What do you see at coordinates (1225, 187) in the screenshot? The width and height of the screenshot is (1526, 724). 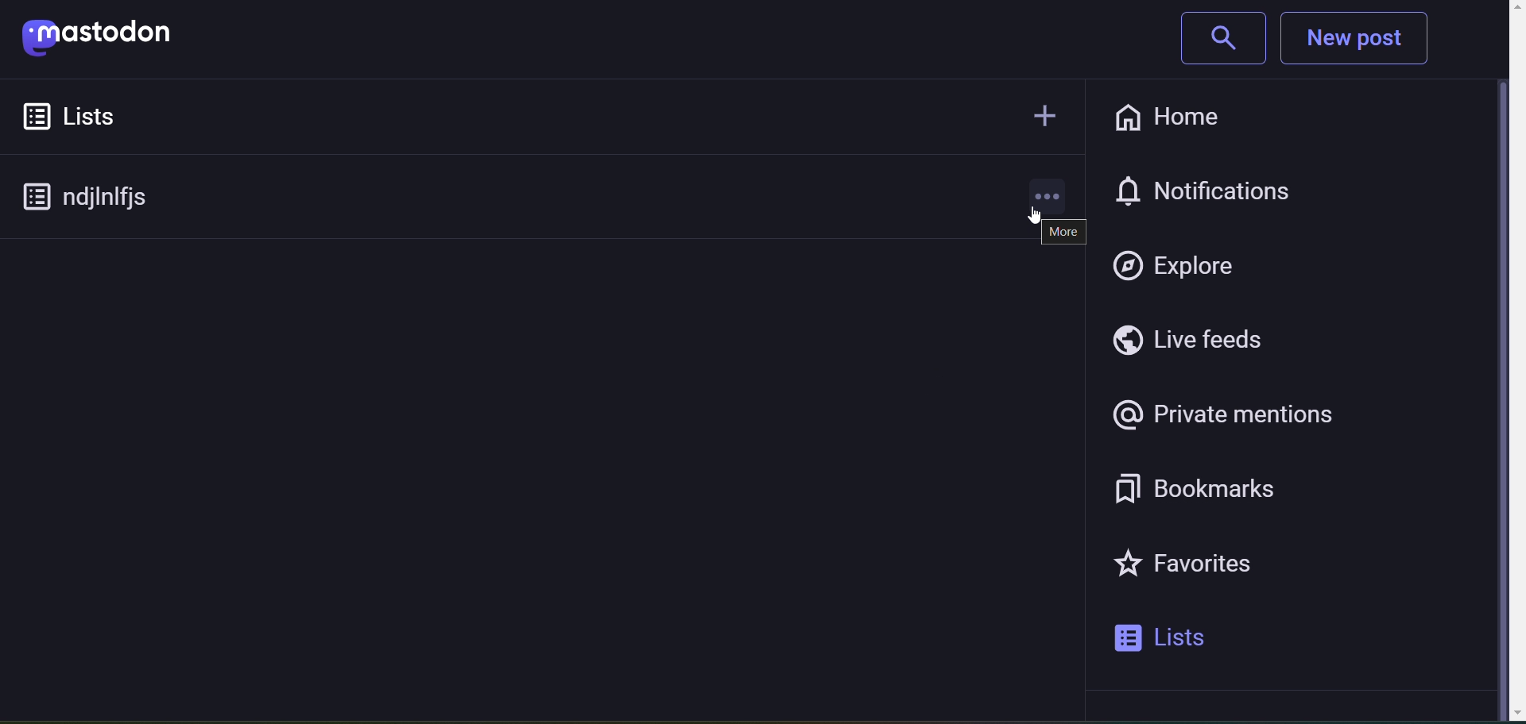 I see `notification` at bounding box center [1225, 187].